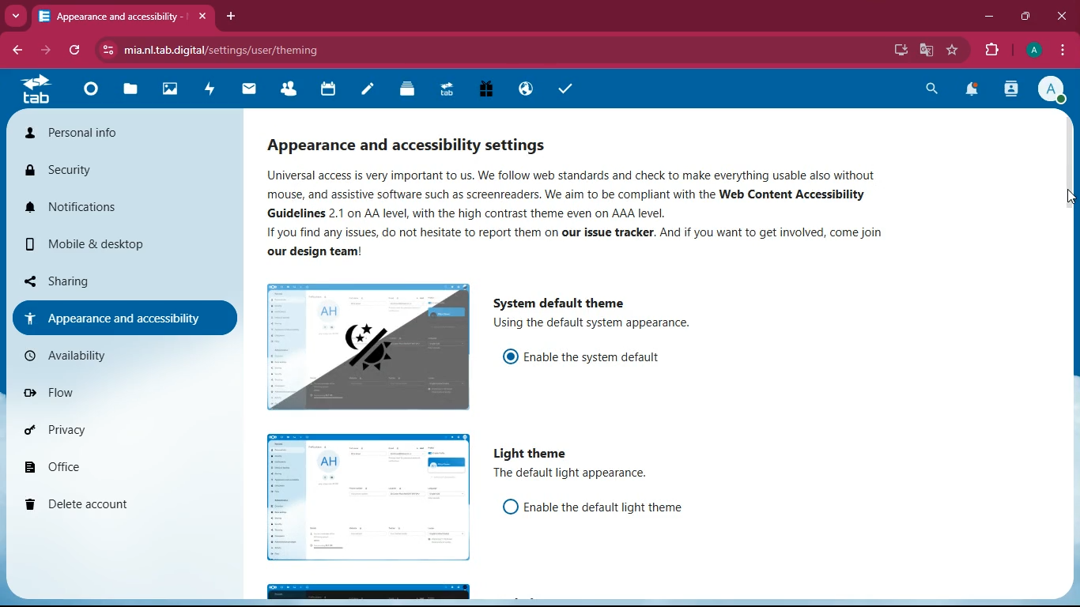 This screenshot has height=607, width=1080. I want to click on privacy, so click(121, 432).